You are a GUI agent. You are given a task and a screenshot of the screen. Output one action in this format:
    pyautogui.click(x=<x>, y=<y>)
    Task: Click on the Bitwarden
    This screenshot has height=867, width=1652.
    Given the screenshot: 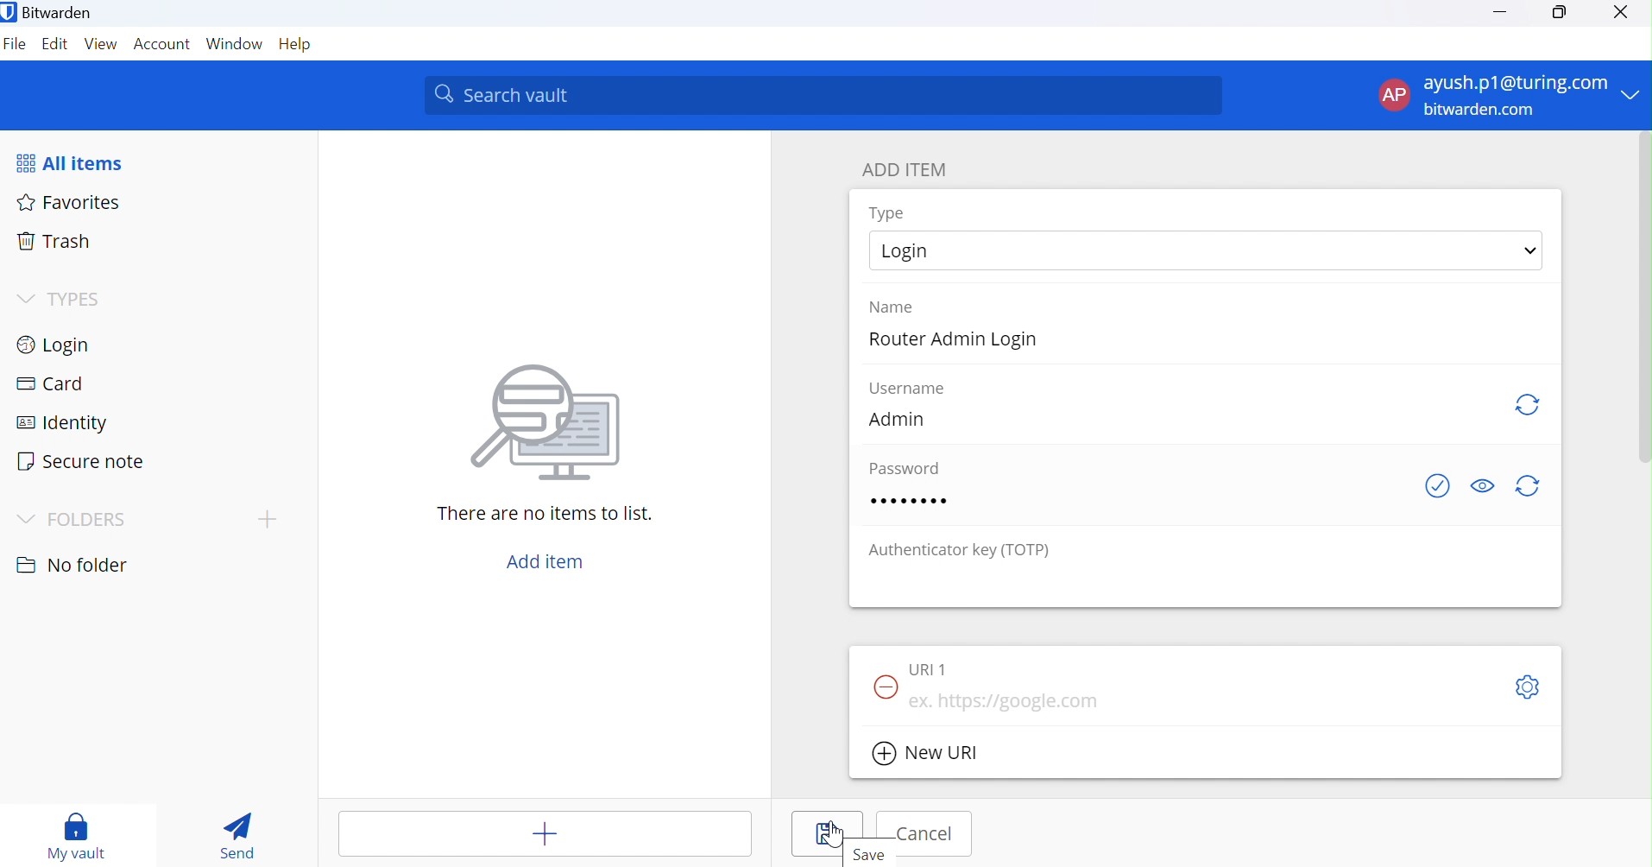 What is the action you would take?
    pyautogui.click(x=49, y=11)
    